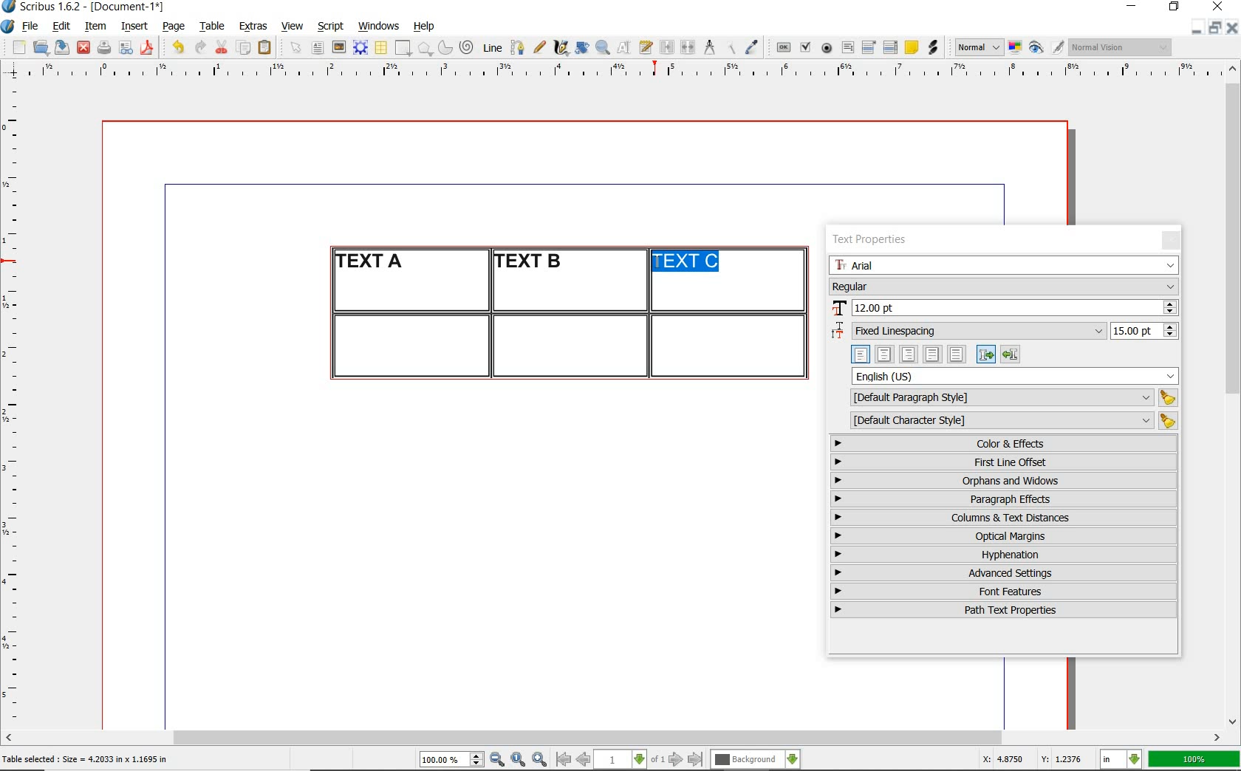 The image size is (1241, 771). Describe the element at coordinates (646, 47) in the screenshot. I see `edit text with story editor` at that location.